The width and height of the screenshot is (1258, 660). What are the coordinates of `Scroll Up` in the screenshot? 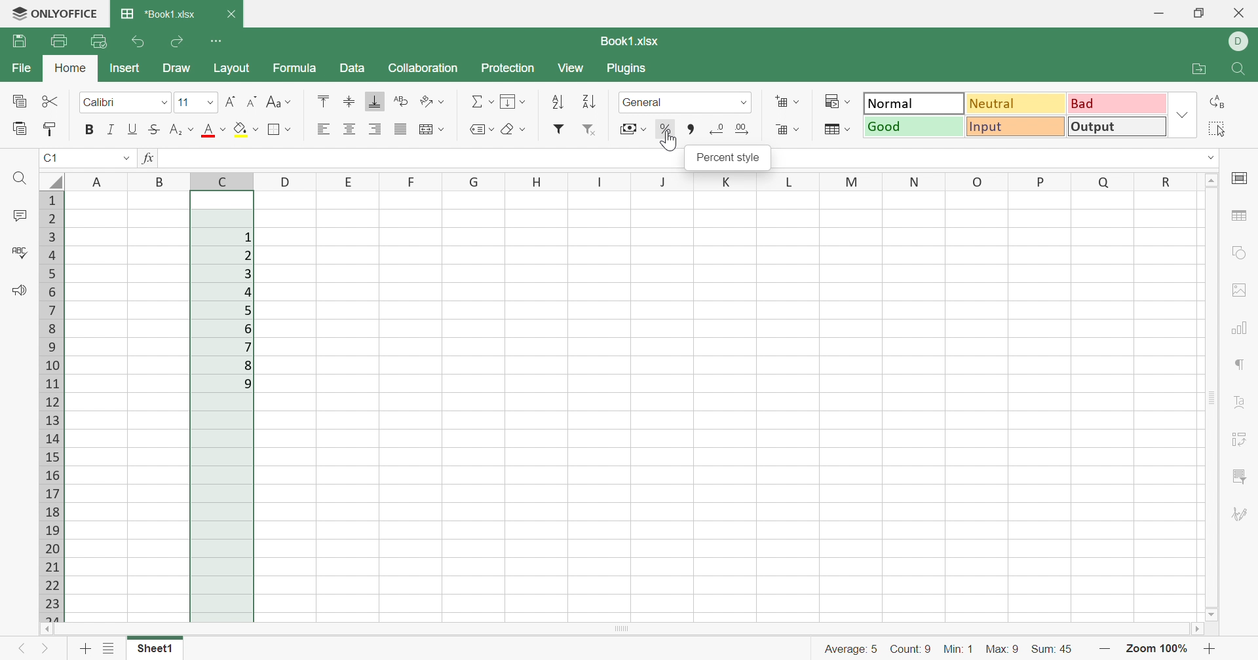 It's located at (1212, 180).